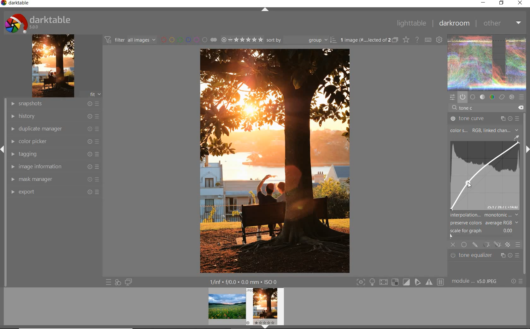  I want to click on module... v5.0 JPEG, so click(475, 281).